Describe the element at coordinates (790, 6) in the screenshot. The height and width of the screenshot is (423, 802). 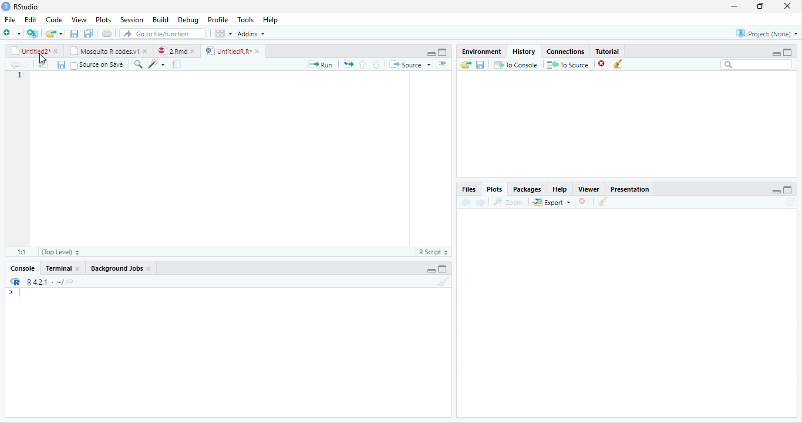
I see `close` at that location.